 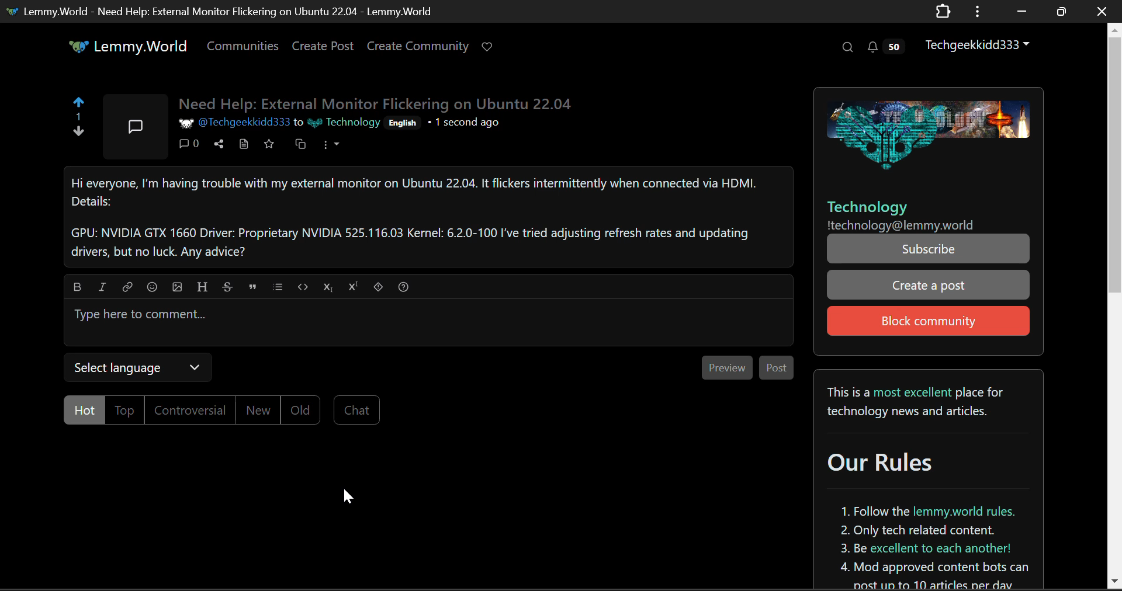 I want to click on Cross-post, so click(x=299, y=145).